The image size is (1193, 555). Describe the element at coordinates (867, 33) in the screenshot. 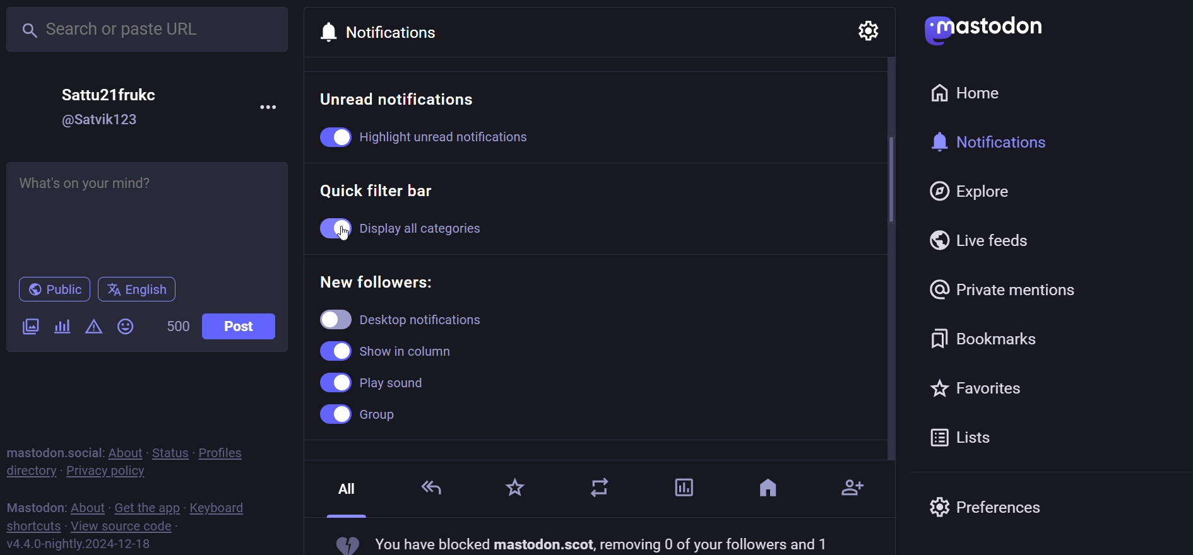

I see `setting` at that location.